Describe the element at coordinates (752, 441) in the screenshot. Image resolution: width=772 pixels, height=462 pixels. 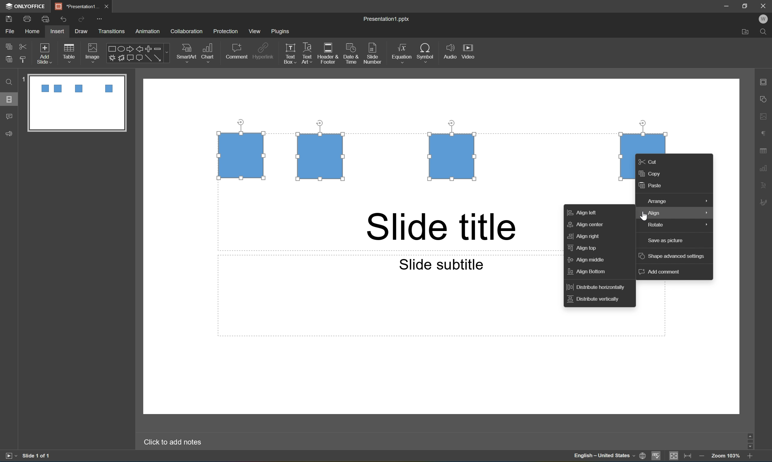
I see `scroll bar` at that location.